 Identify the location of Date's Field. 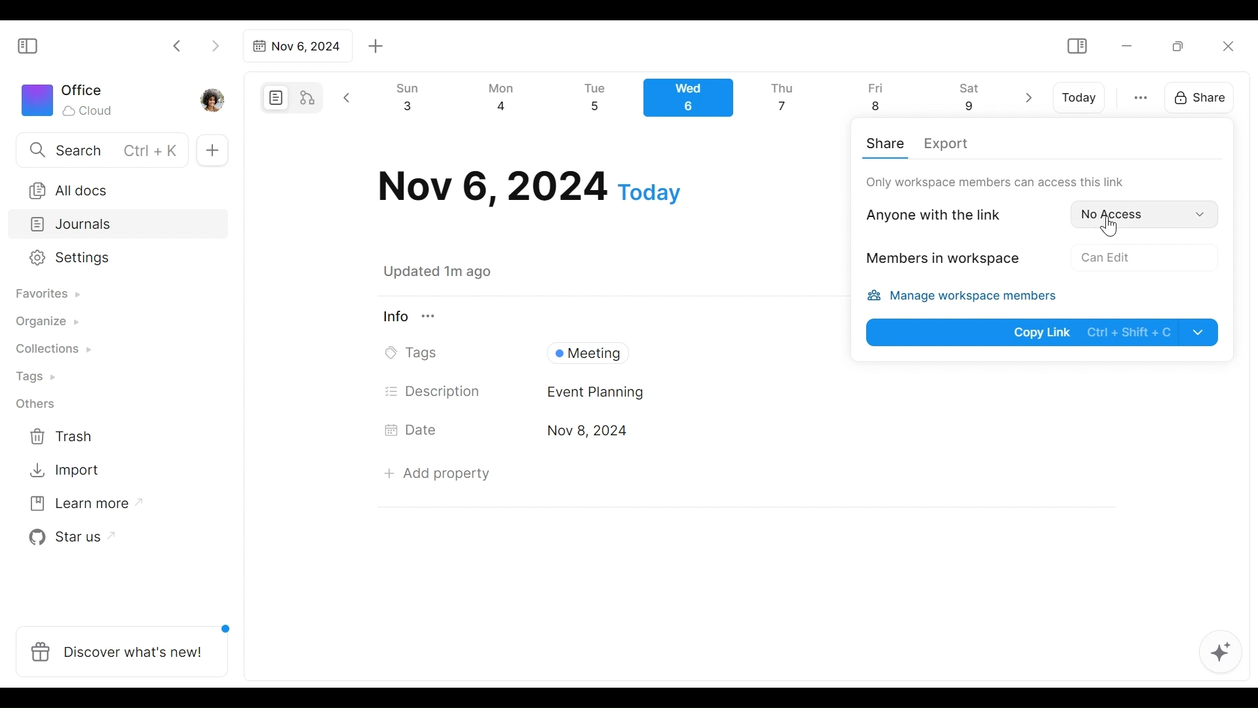
(824, 432).